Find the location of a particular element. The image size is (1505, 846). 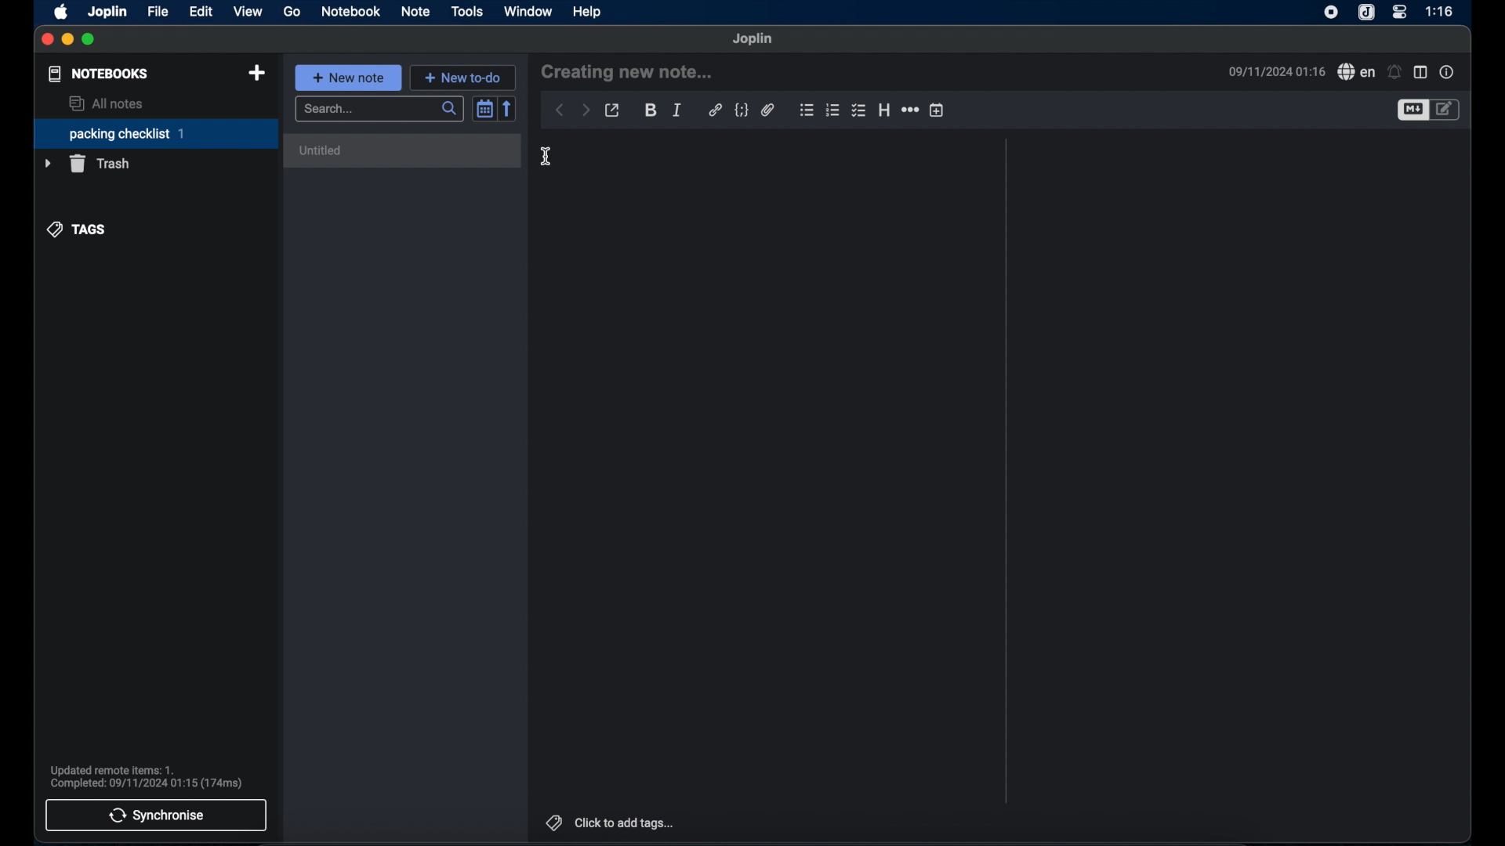

divider is located at coordinates (1004, 471).